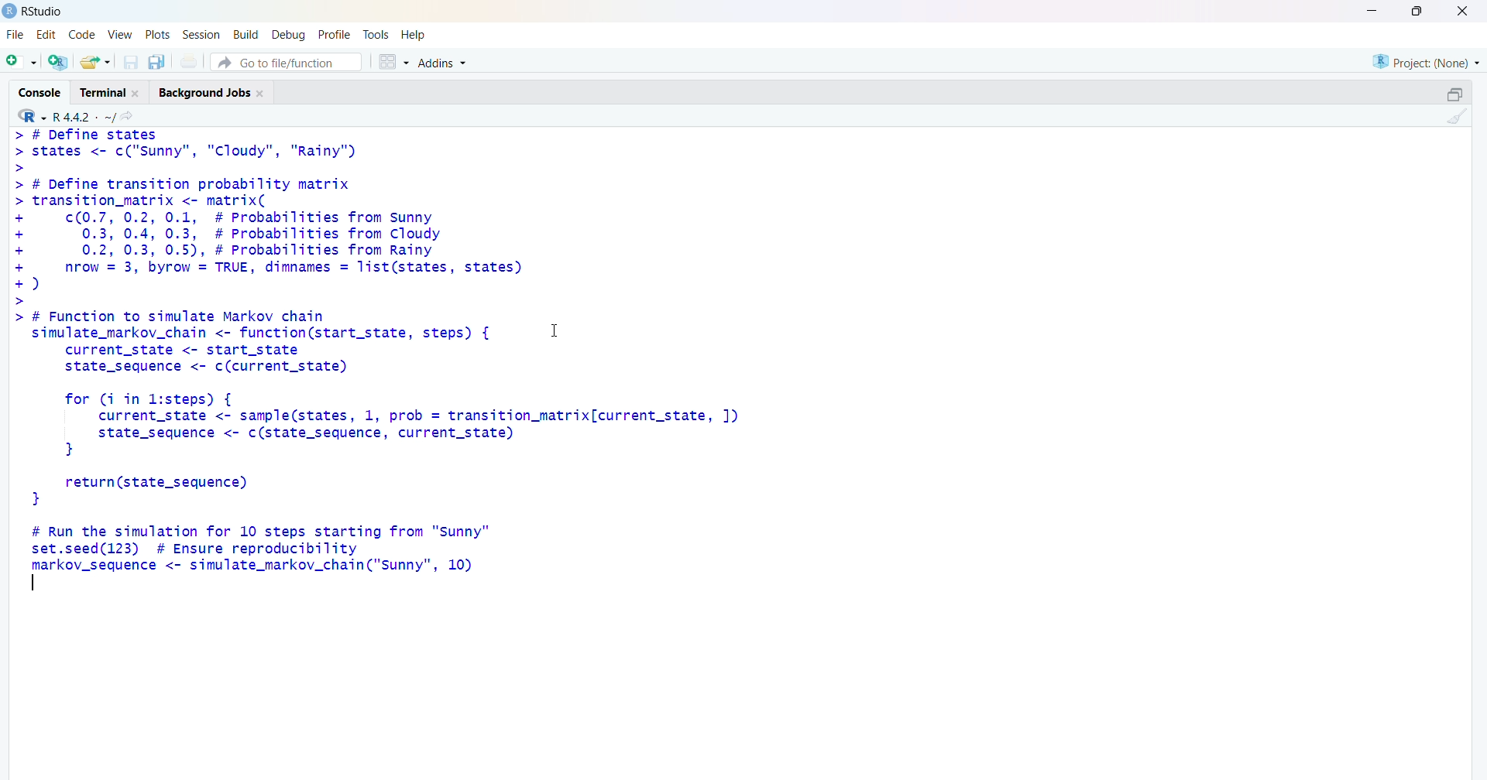 The width and height of the screenshot is (1487, 780). I want to click on open an existing file, so click(95, 61).